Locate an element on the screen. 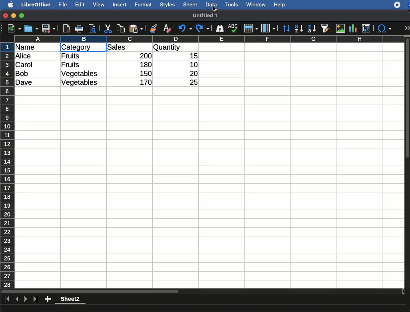 The height and width of the screenshot is (312, 410). save is located at coordinates (49, 29).